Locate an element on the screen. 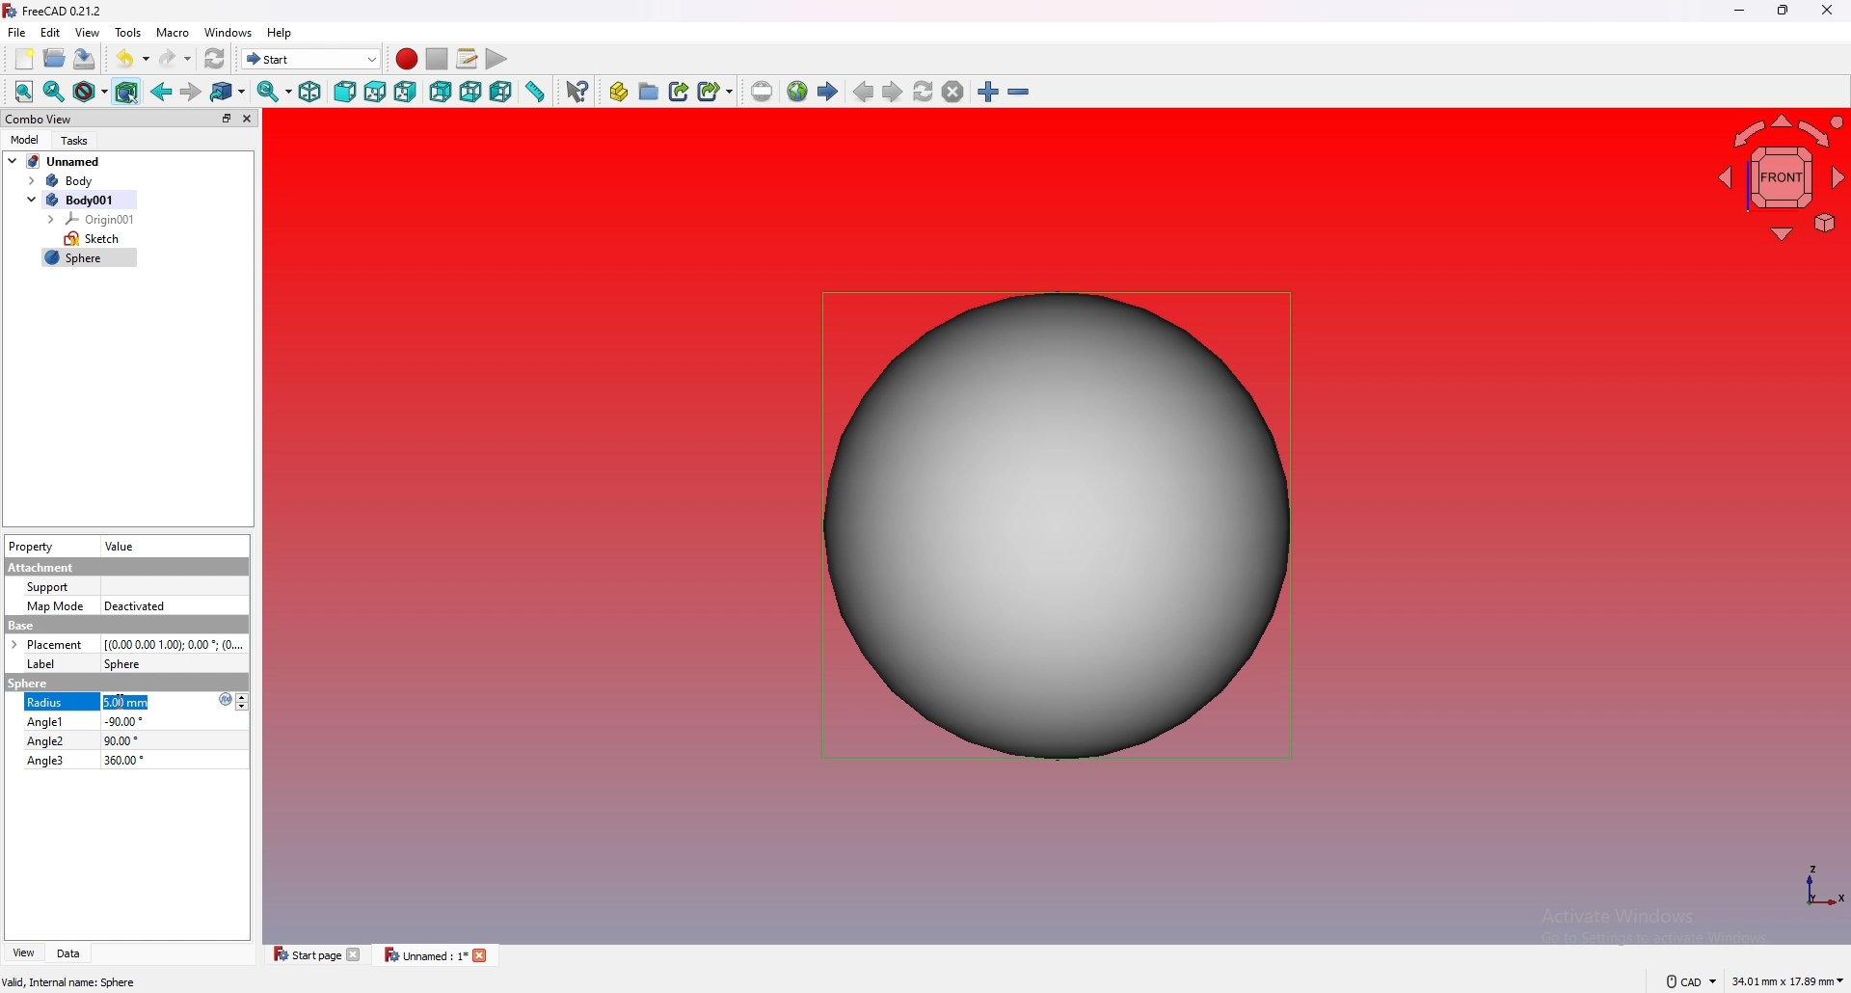 The width and height of the screenshot is (1851, 993). stop loading is located at coordinates (952, 91).